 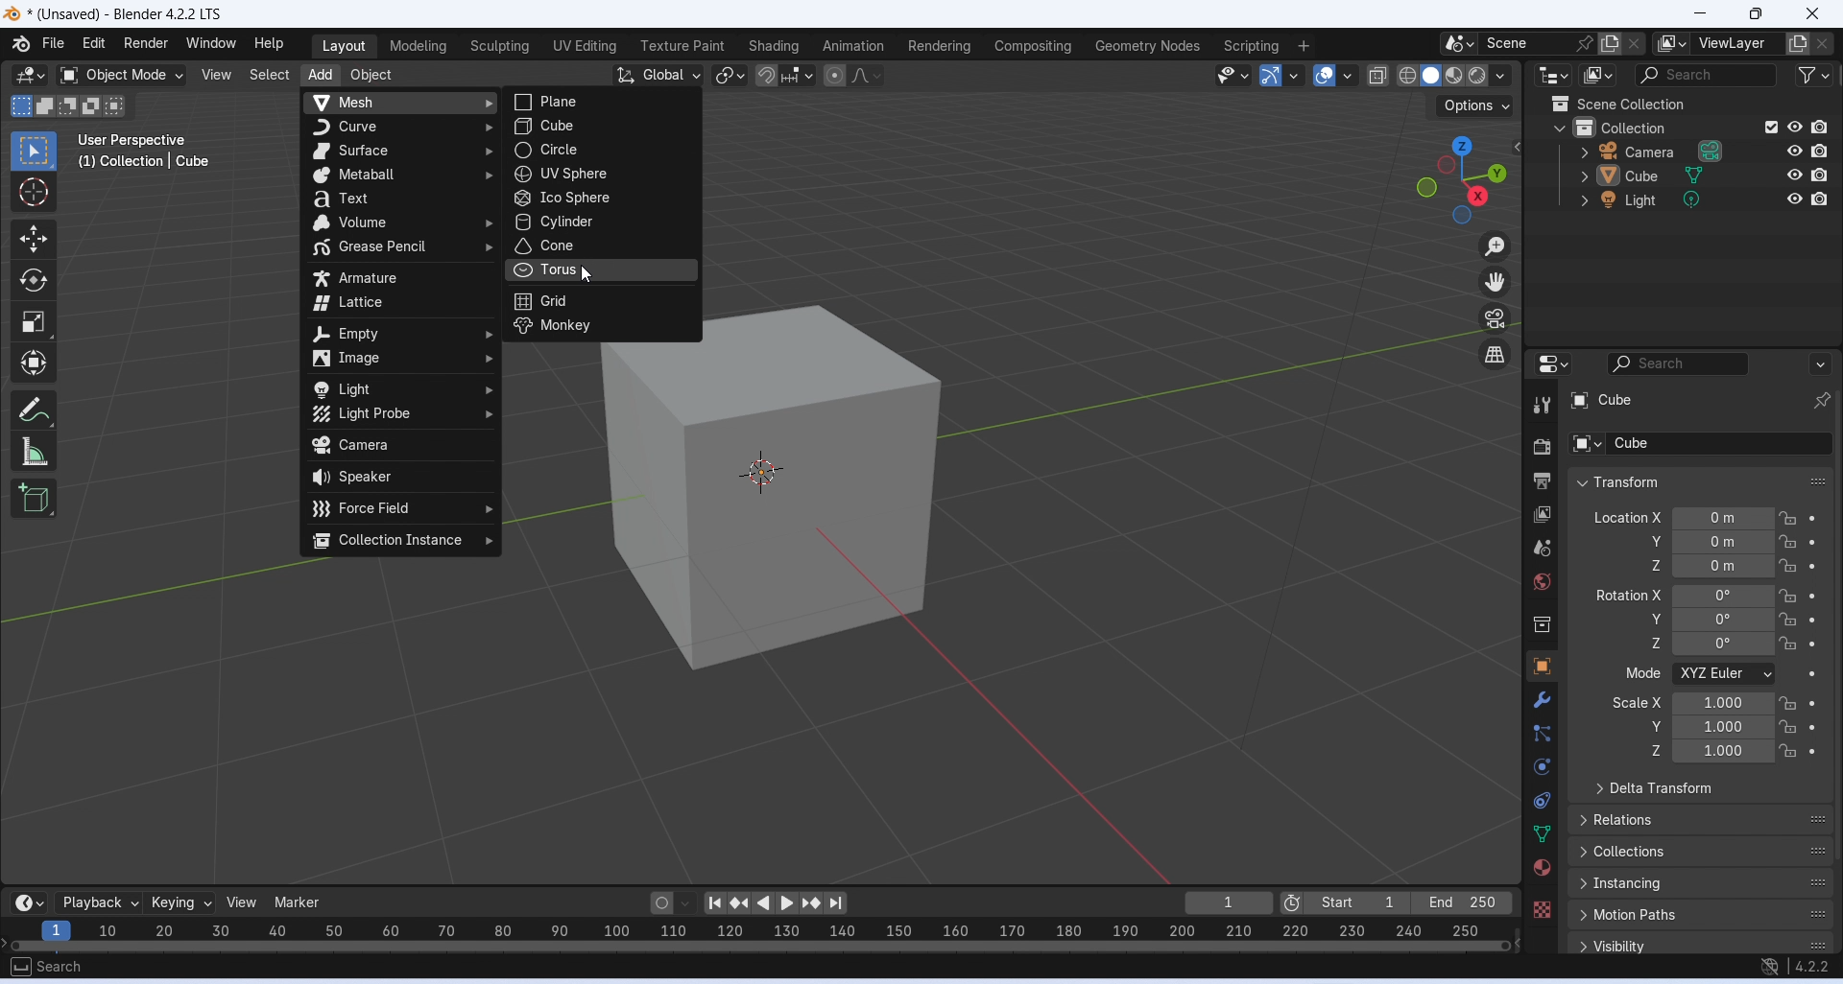 I want to click on Marker, so click(x=298, y=902).